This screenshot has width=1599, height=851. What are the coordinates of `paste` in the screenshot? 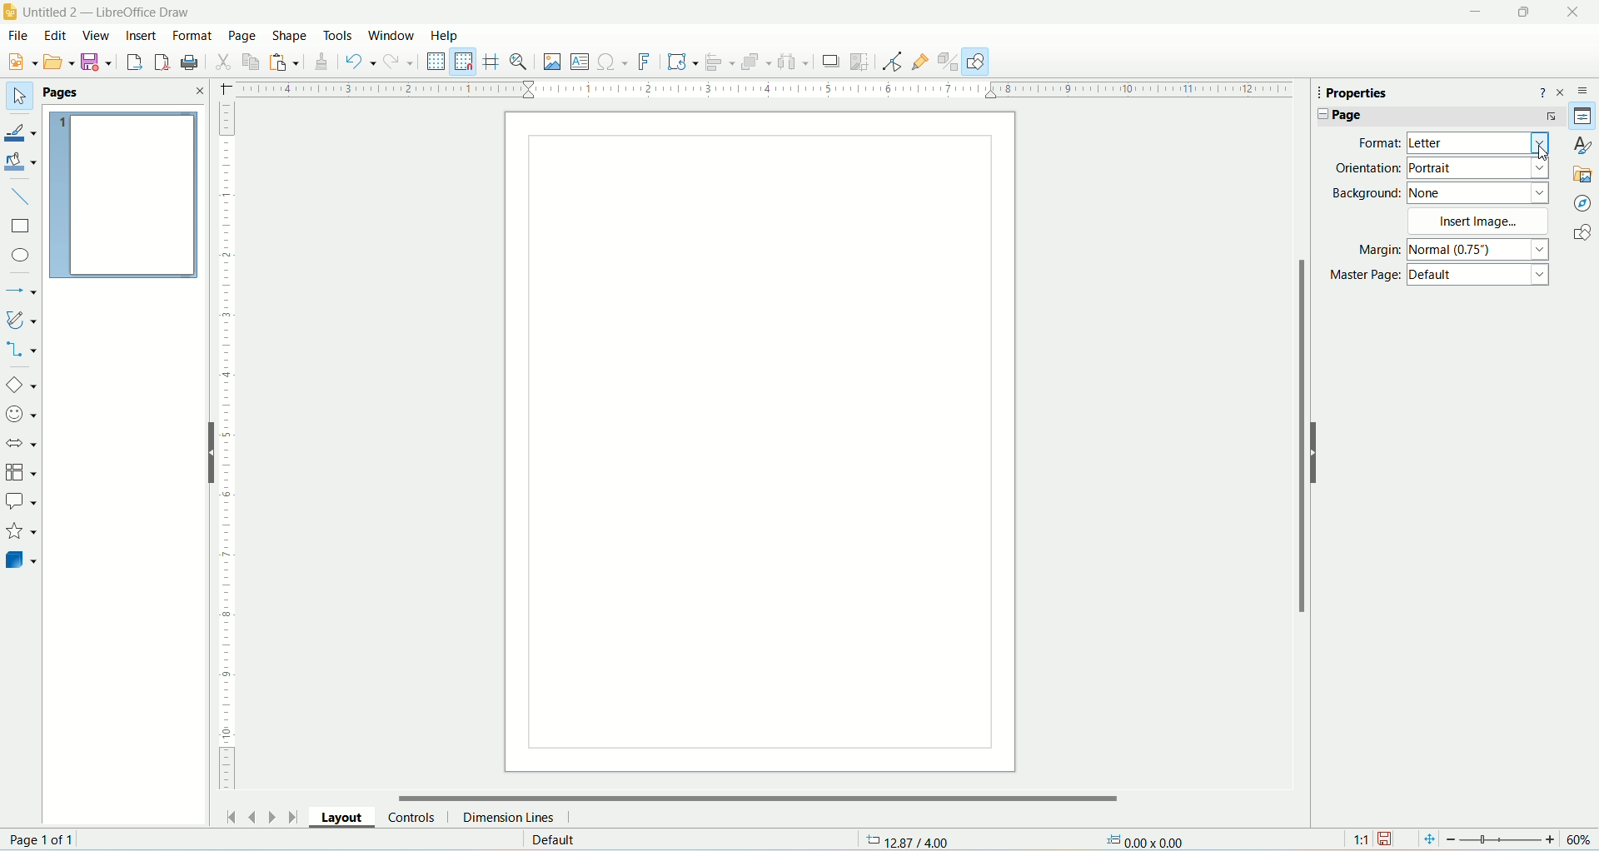 It's located at (287, 62).